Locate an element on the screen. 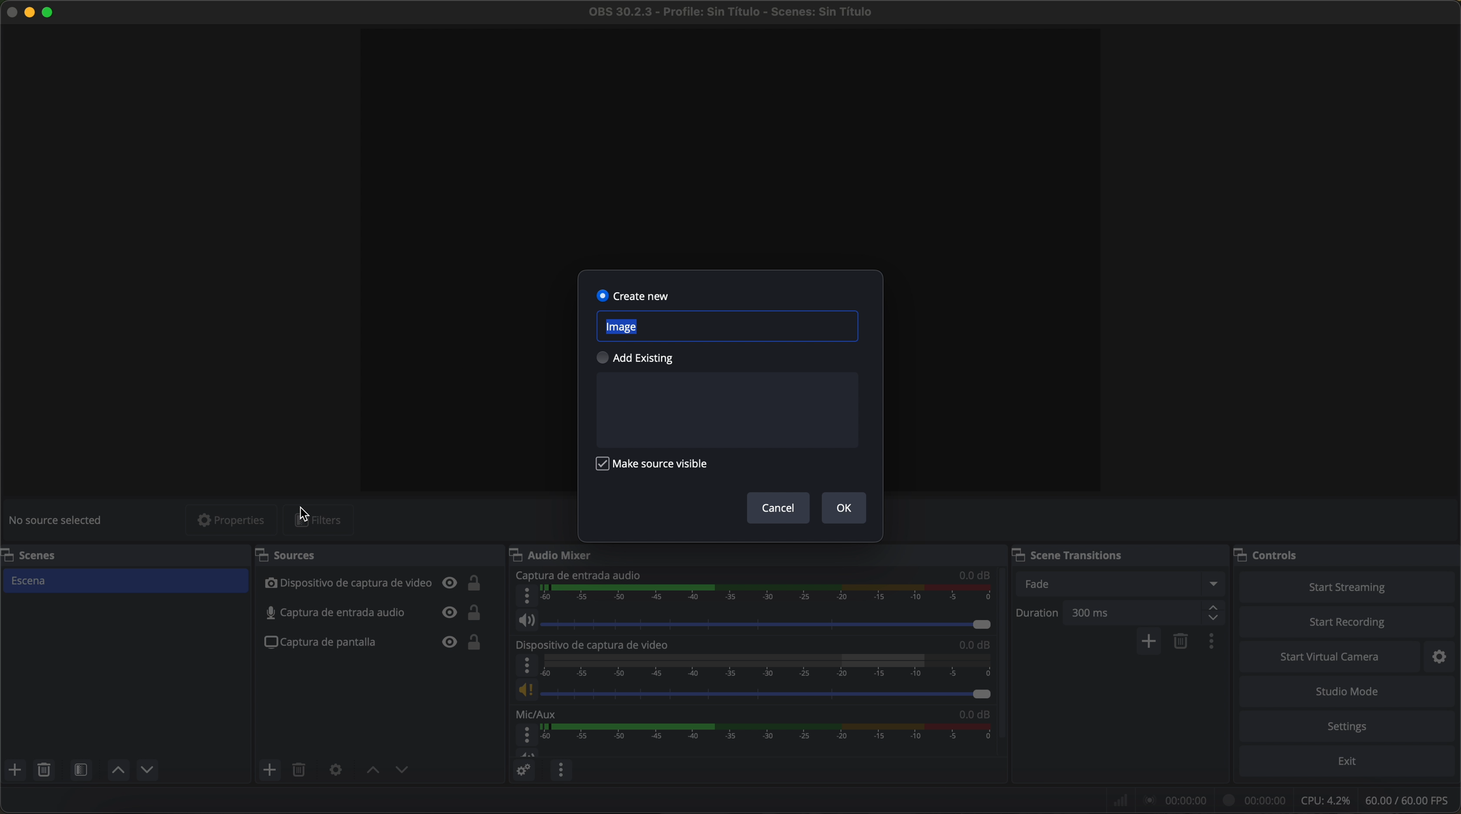  more options is located at coordinates (527, 666).